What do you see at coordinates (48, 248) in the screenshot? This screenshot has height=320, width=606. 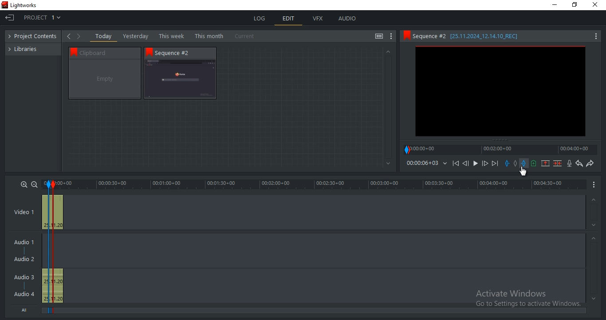 I see `in-point` at bounding box center [48, 248].